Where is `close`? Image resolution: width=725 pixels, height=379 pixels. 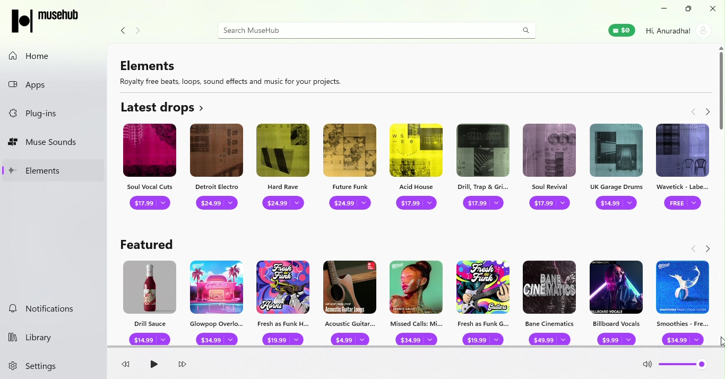
close is located at coordinates (711, 8).